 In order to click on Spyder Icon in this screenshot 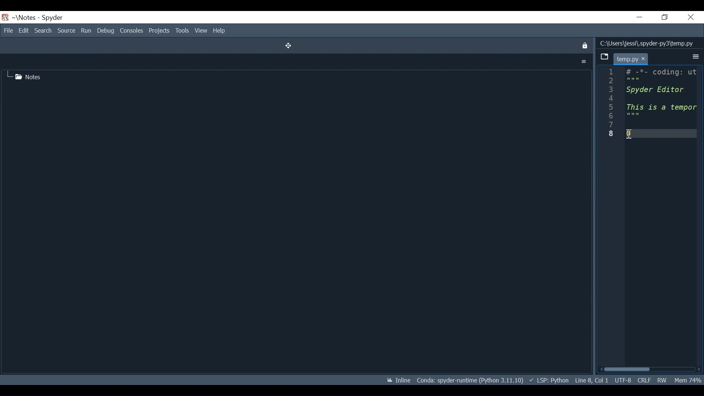, I will do `click(5, 17)`.